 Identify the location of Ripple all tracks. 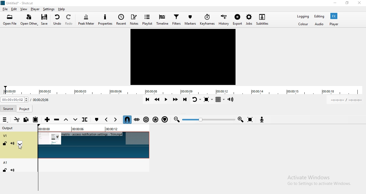
(155, 120).